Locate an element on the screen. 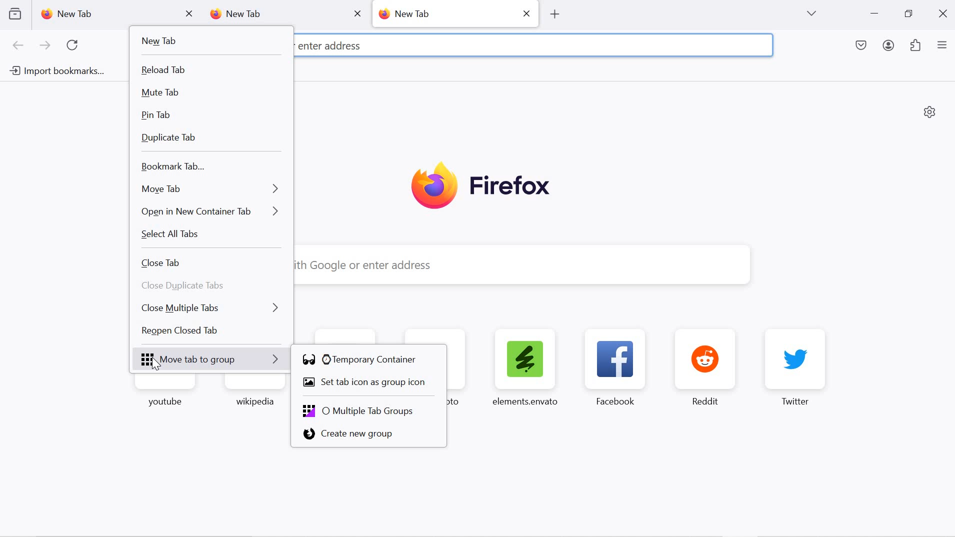 The image size is (955, 537). save to pocket is located at coordinates (862, 46).